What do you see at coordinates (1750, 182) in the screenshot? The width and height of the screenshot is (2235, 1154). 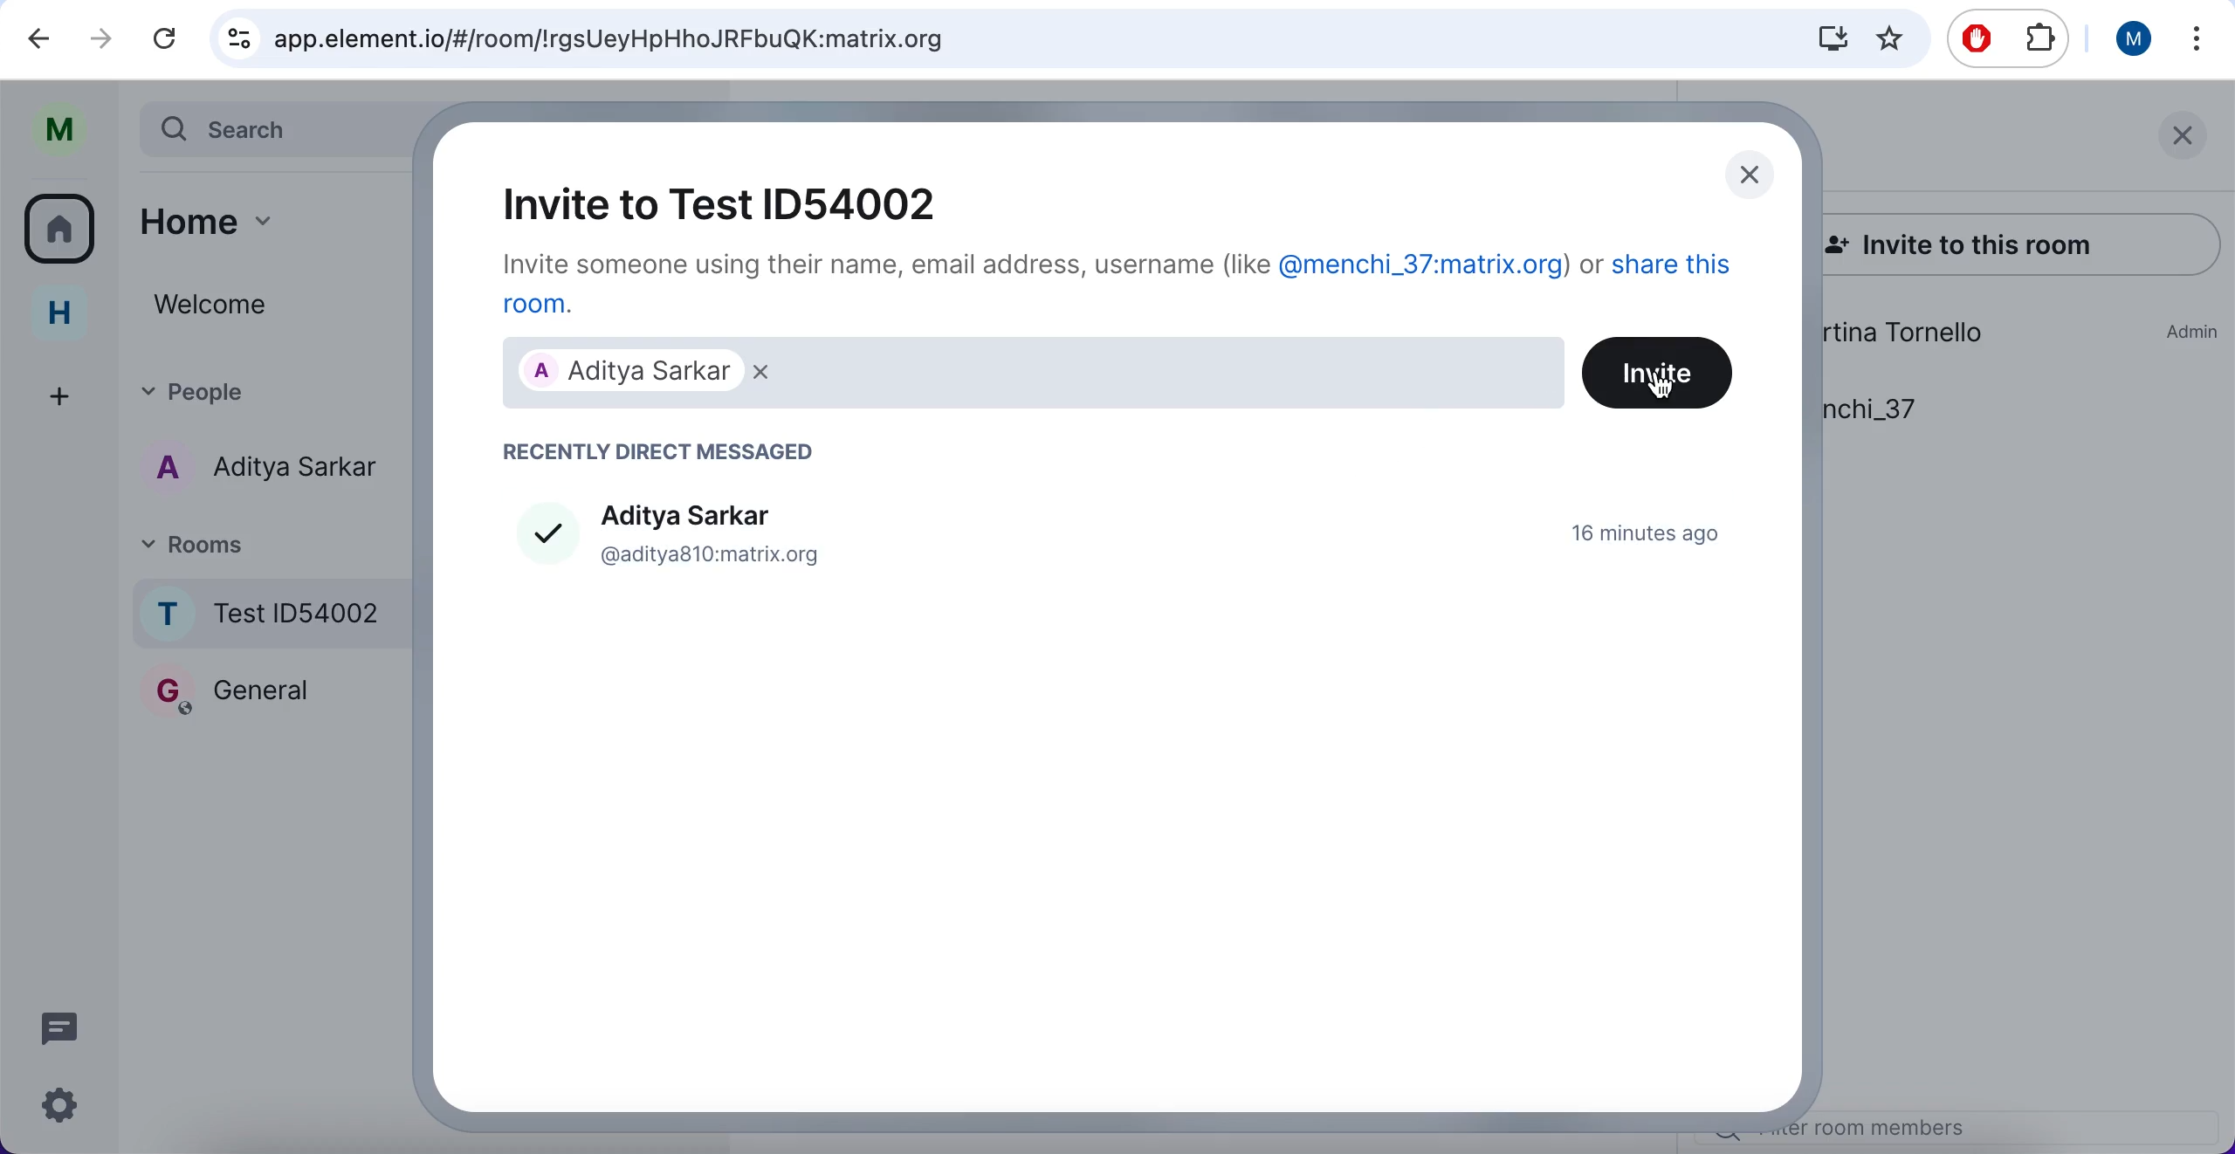 I see `close` at bounding box center [1750, 182].